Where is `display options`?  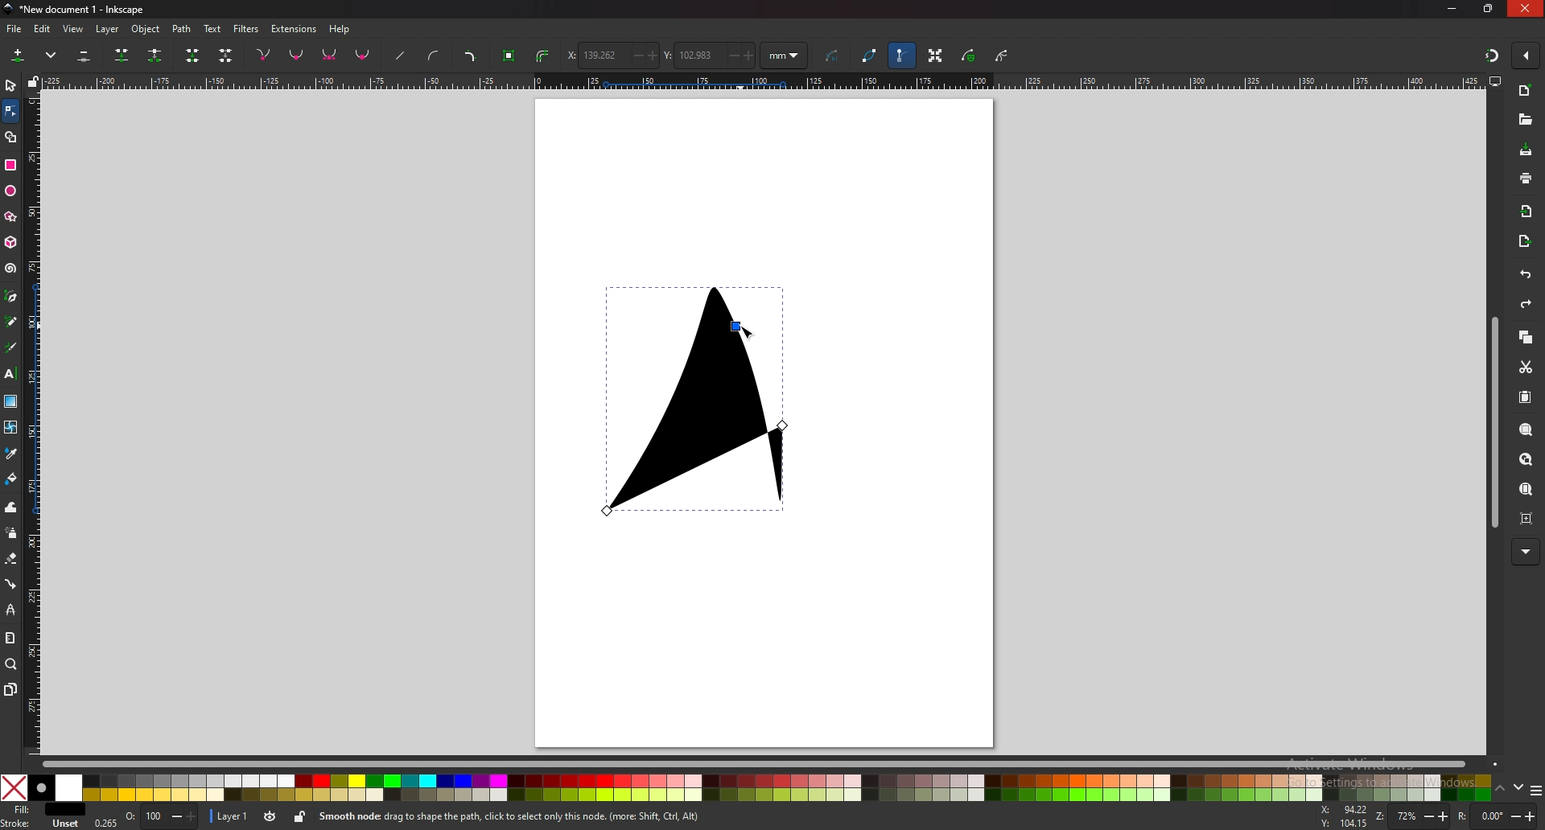
display options is located at coordinates (1496, 81).